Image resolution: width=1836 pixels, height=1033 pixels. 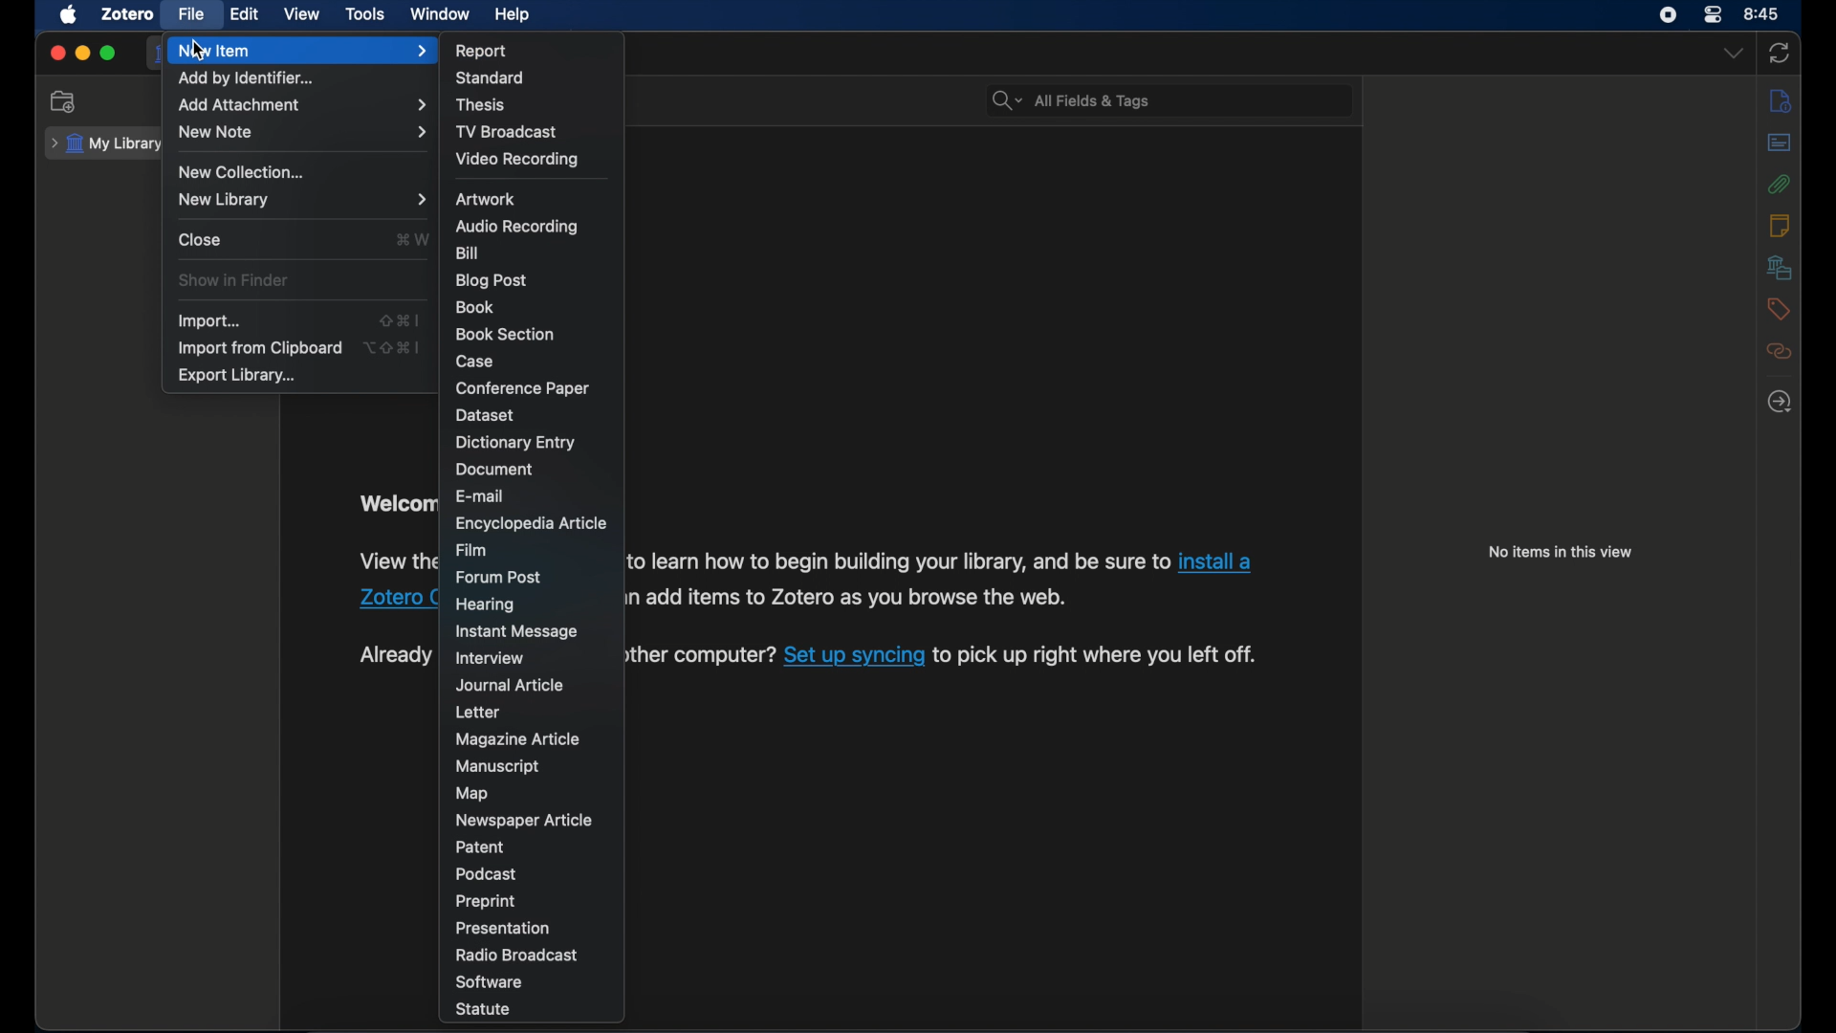 I want to click on shortcut, so click(x=414, y=240).